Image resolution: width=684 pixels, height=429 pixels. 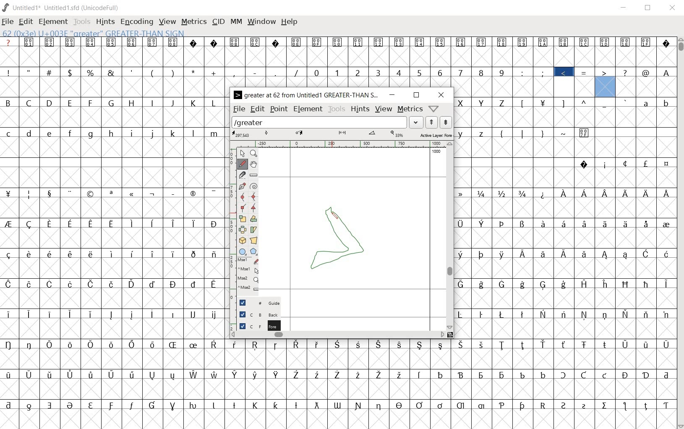 I want to click on minimize, so click(x=624, y=8).